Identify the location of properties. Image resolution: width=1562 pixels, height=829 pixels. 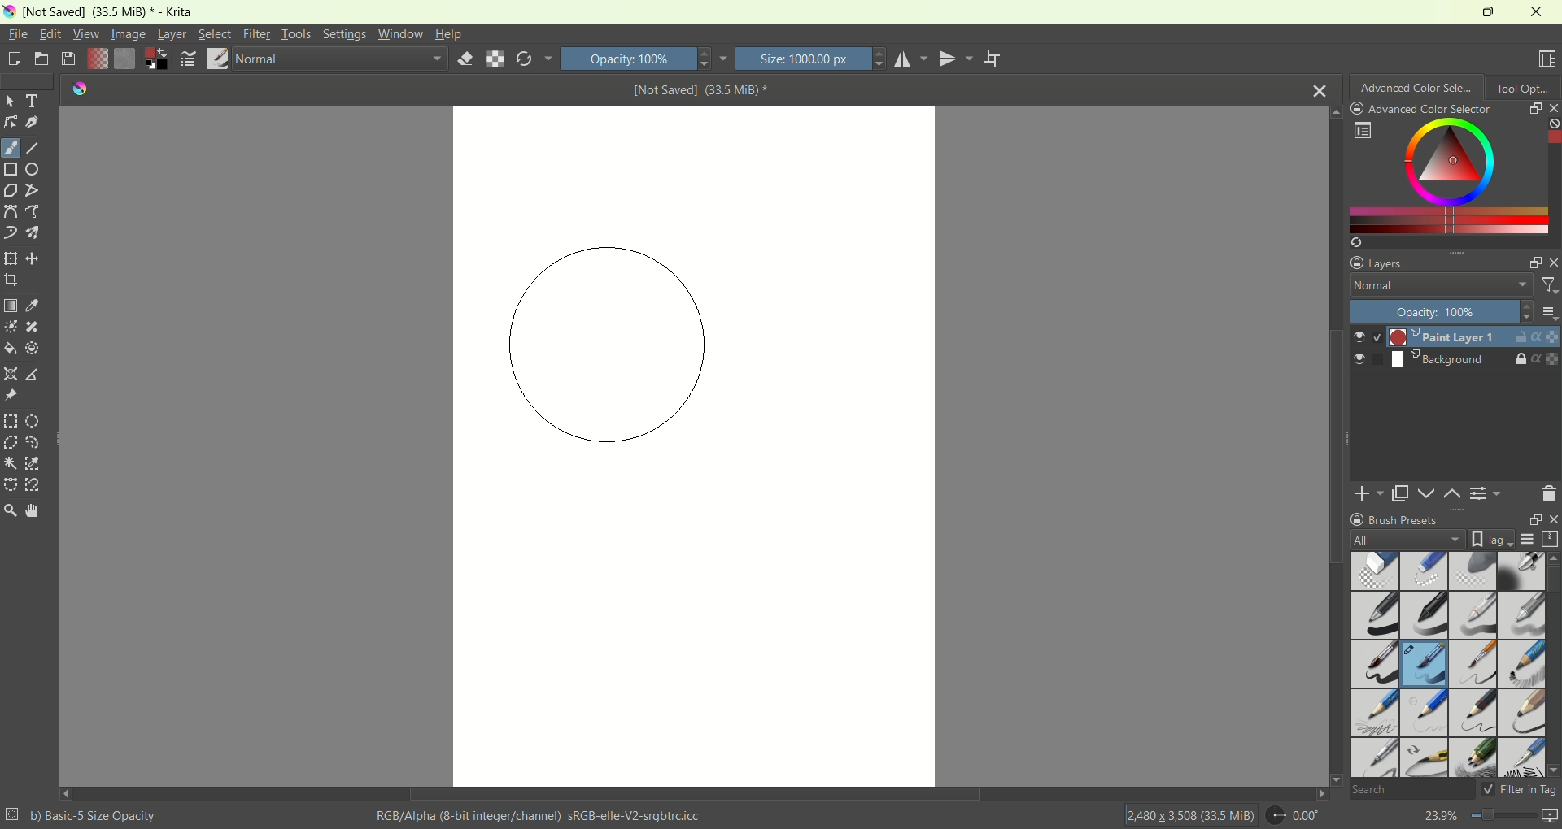
(1547, 359).